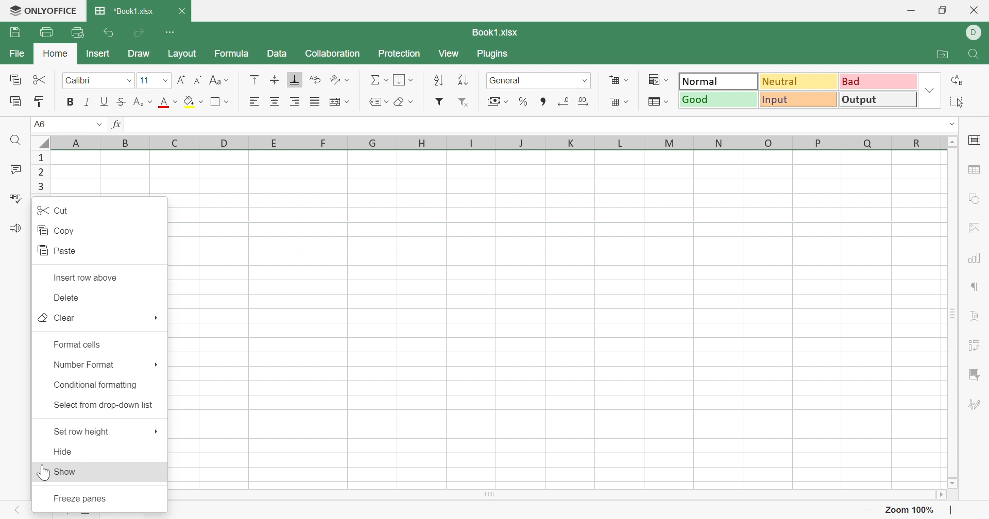  What do you see at coordinates (399, 51) in the screenshot?
I see `Protection` at bounding box center [399, 51].